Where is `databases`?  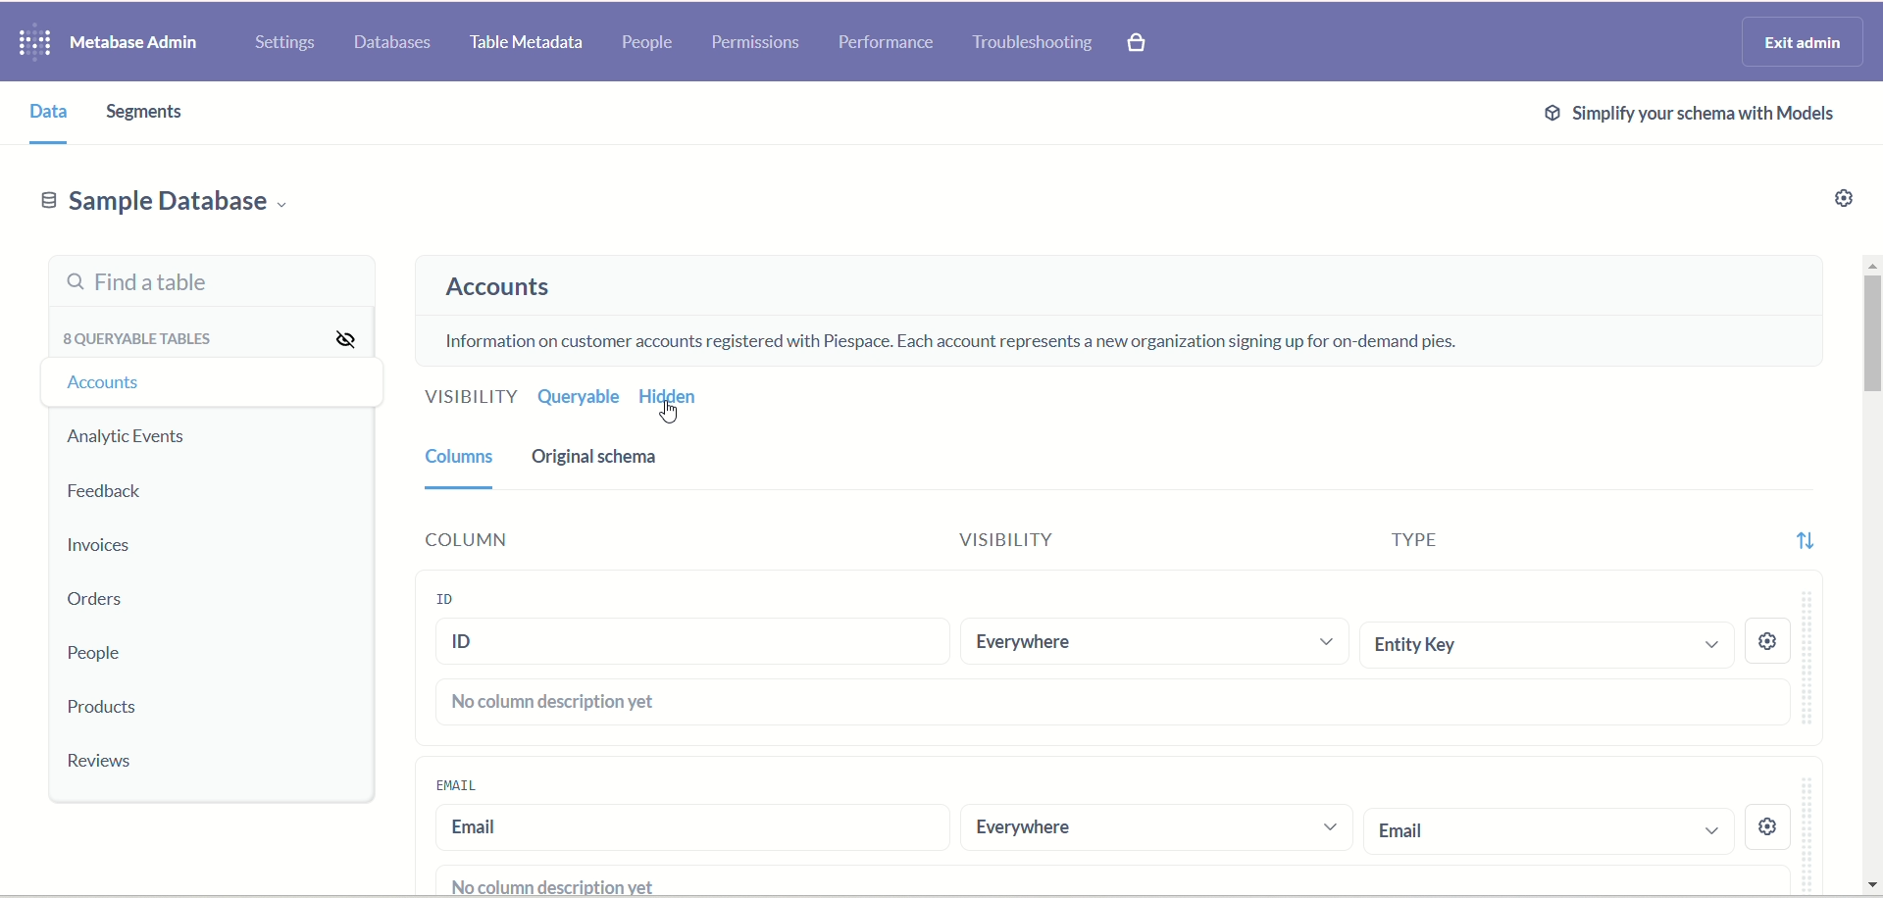
databases is located at coordinates (392, 45).